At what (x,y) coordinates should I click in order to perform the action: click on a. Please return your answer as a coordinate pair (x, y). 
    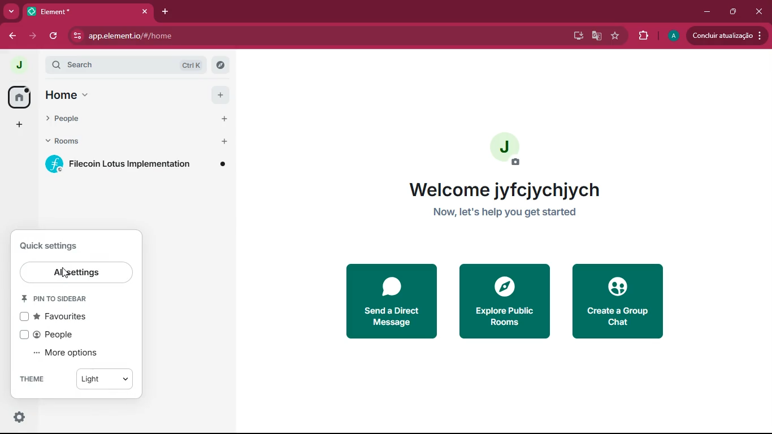
    Looking at the image, I should click on (673, 36).